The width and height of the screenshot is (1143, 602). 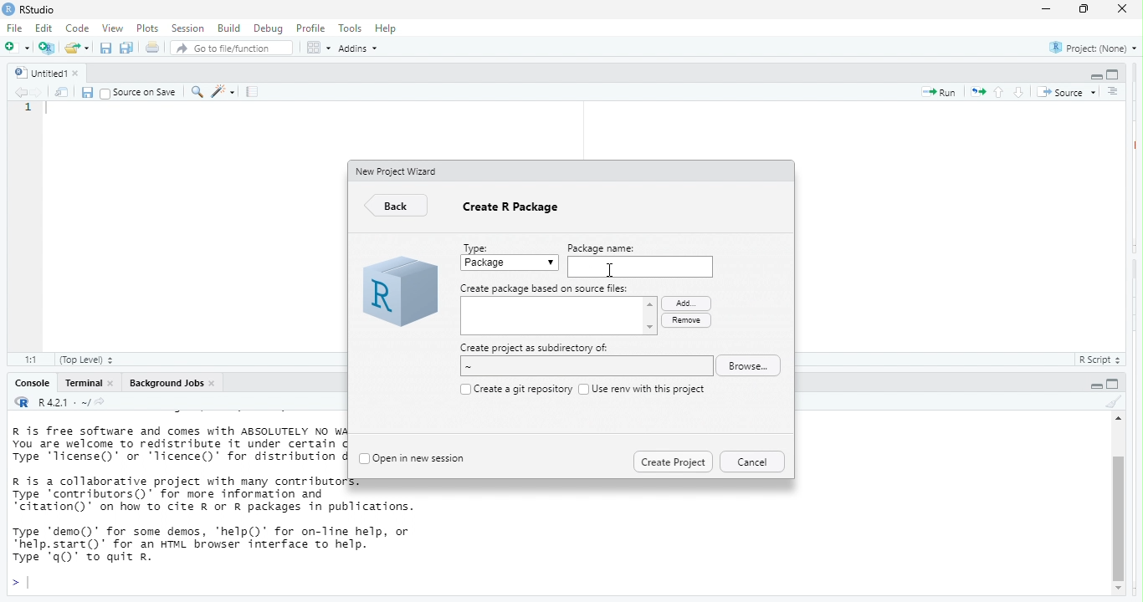 I want to click on create a project, so click(x=46, y=46).